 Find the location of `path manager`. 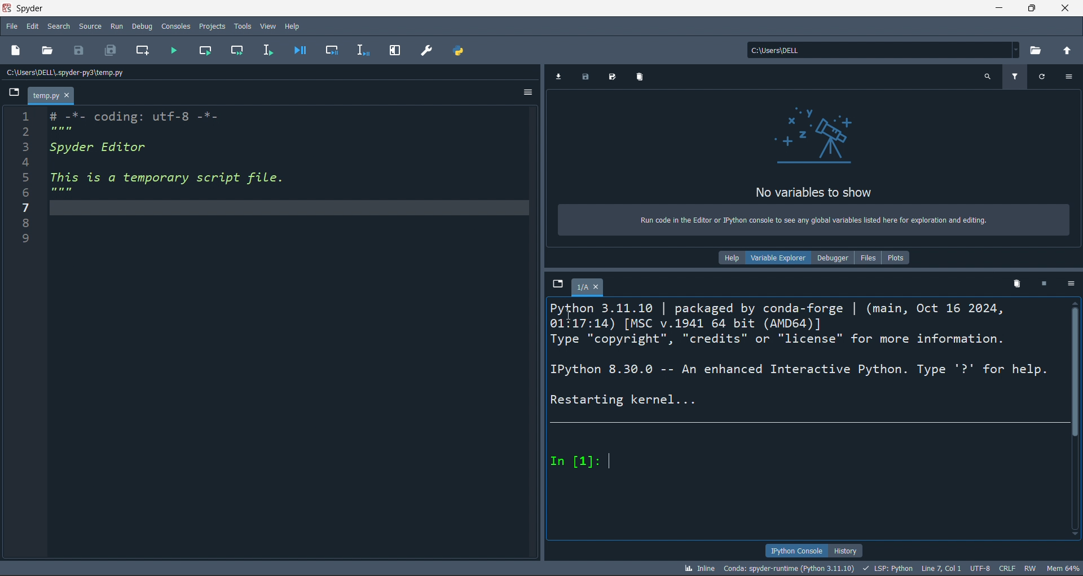

path manager is located at coordinates (460, 51).